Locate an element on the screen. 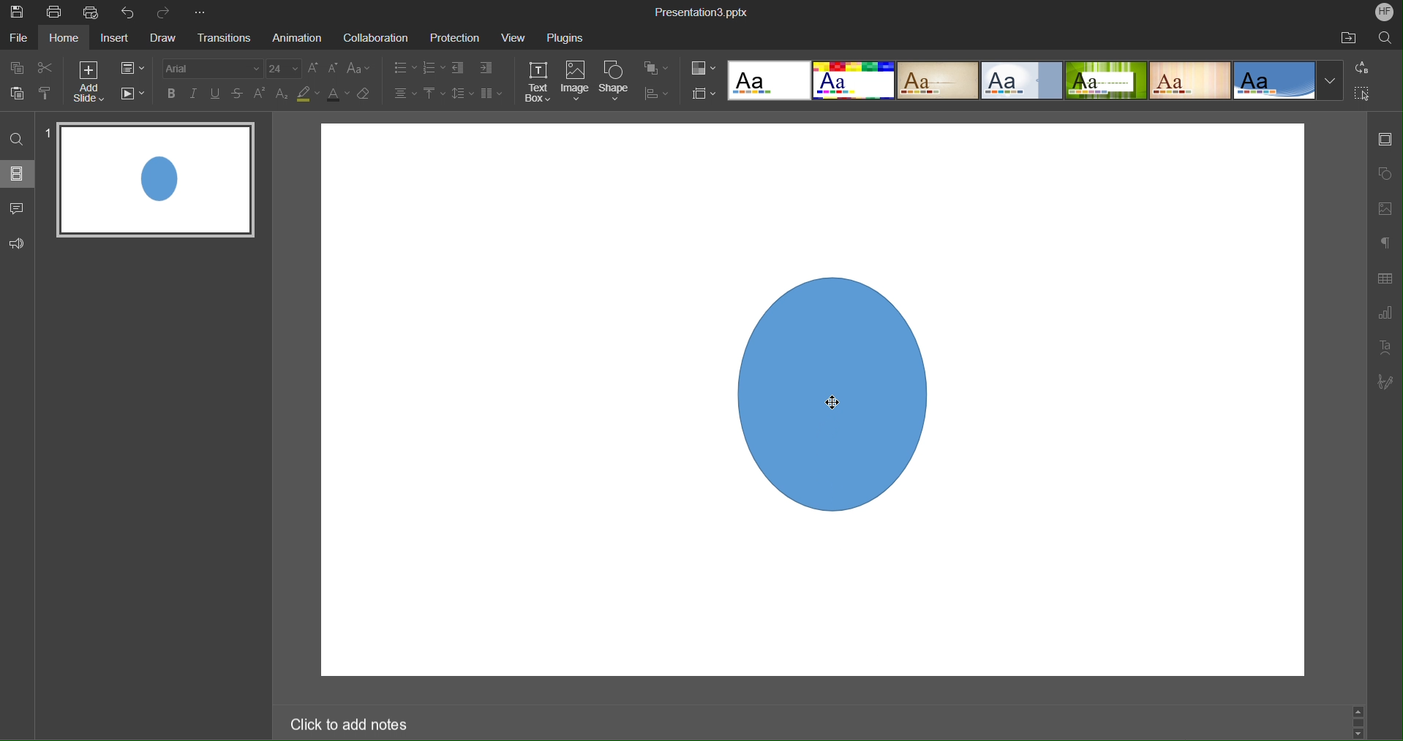  Presentation3.pptx is located at coordinates (700, 12).